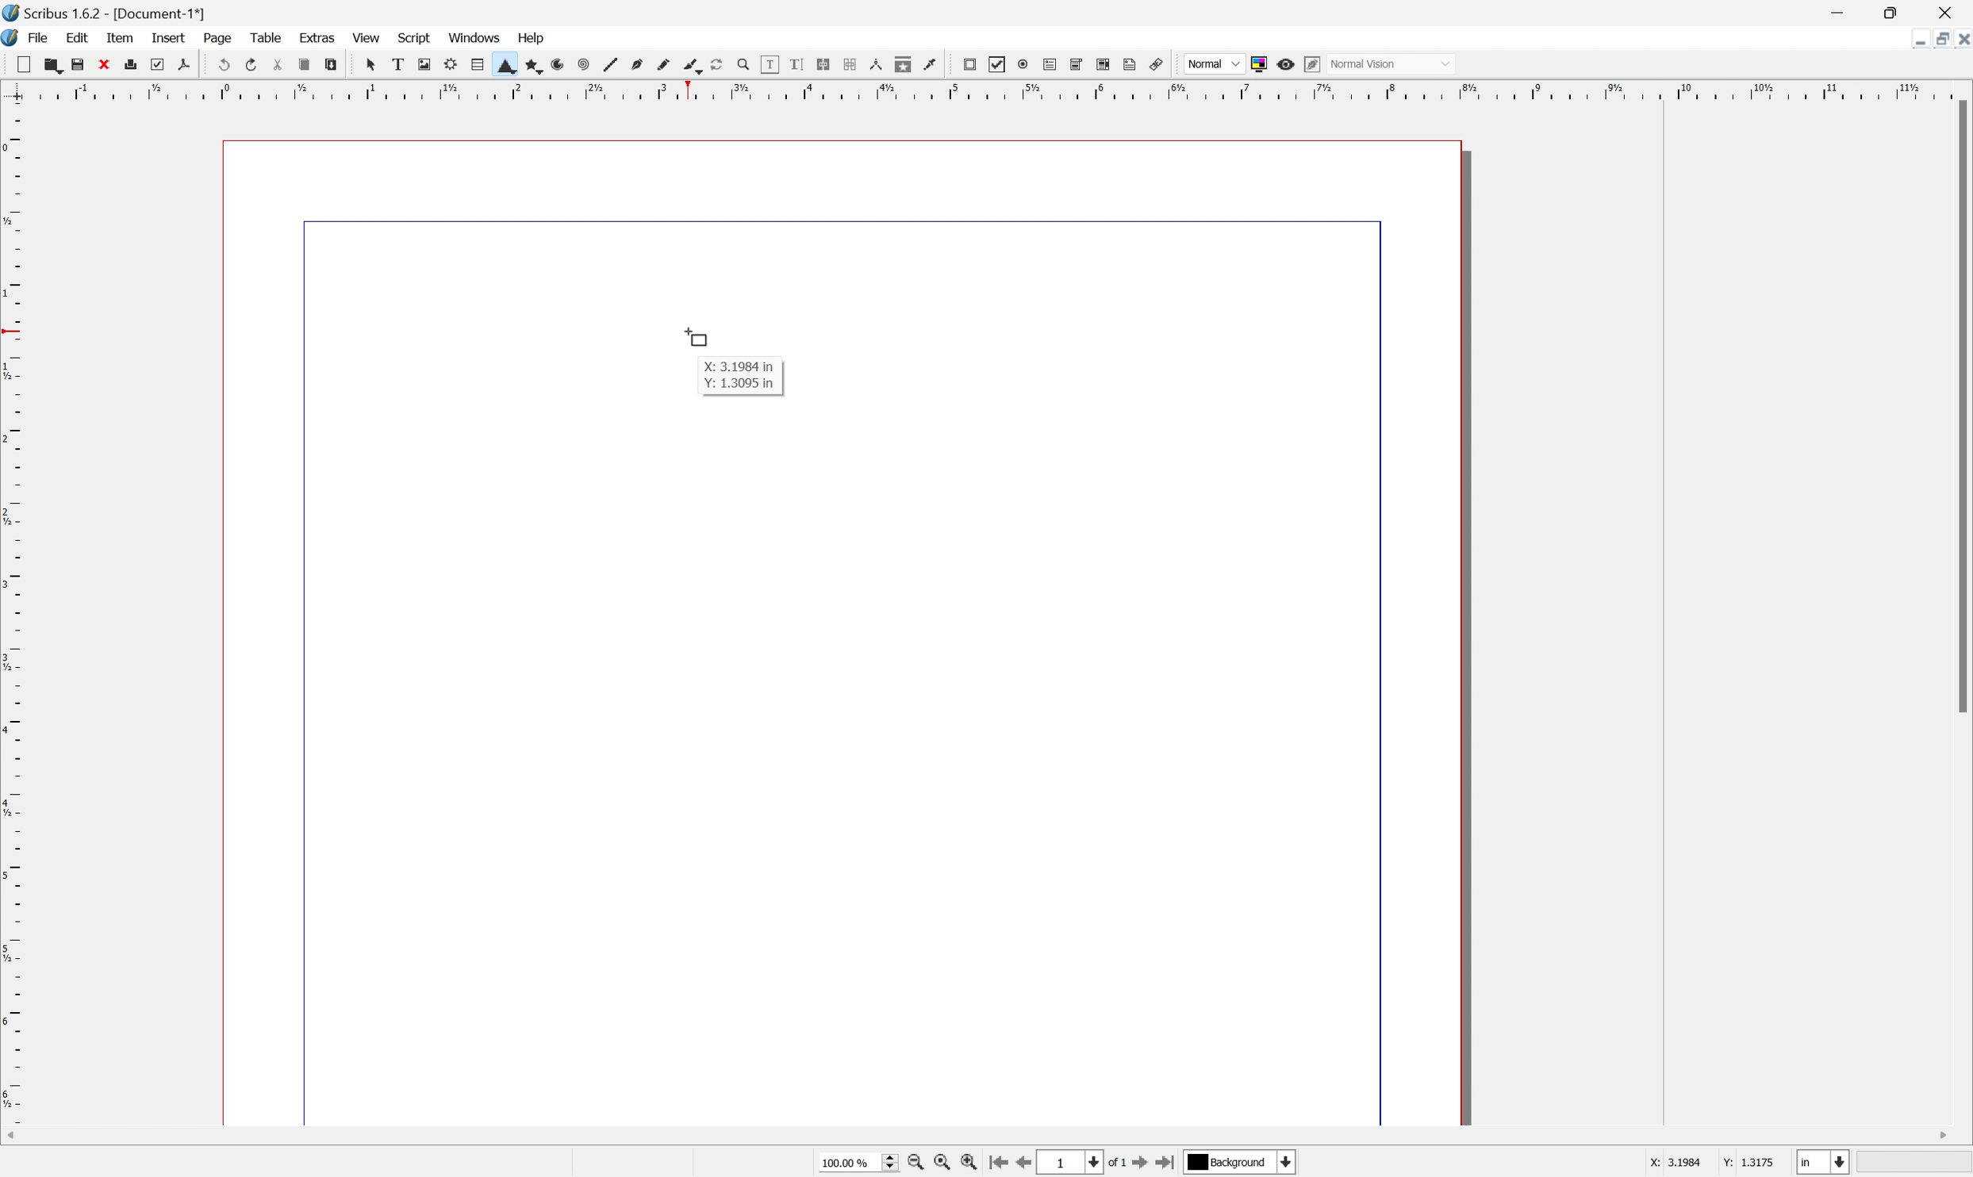 This screenshot has width=1973, height=1177. What do you see at coordinates (1259, 65) in the screenshot?
I see `Toggle color management system` at bounding box center [1259, 65].